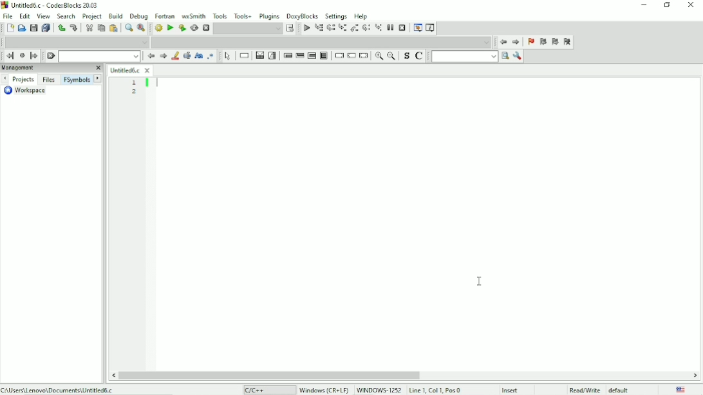  What do you see at coordinates (259, 56) in the screenshot?
I see `Decision` at bounding box center [259, 56].